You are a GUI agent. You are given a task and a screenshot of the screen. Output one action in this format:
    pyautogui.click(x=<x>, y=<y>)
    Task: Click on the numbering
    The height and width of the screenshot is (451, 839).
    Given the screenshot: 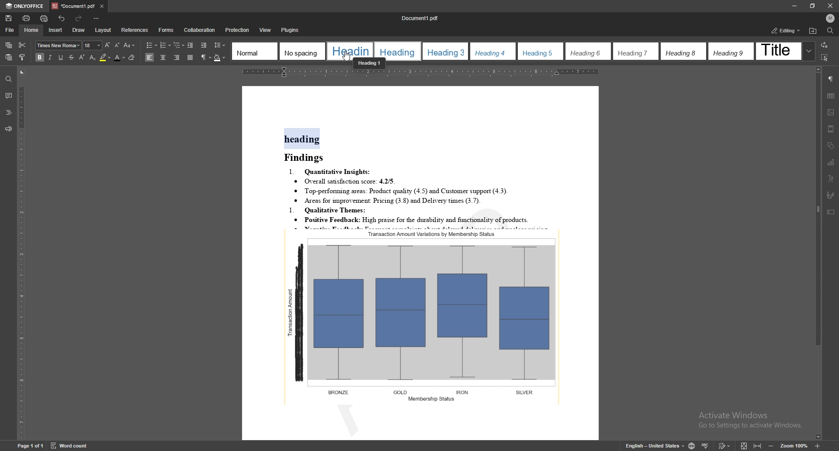 What is the action you would take?
    pyautogui.click(x=166, y=45)
    